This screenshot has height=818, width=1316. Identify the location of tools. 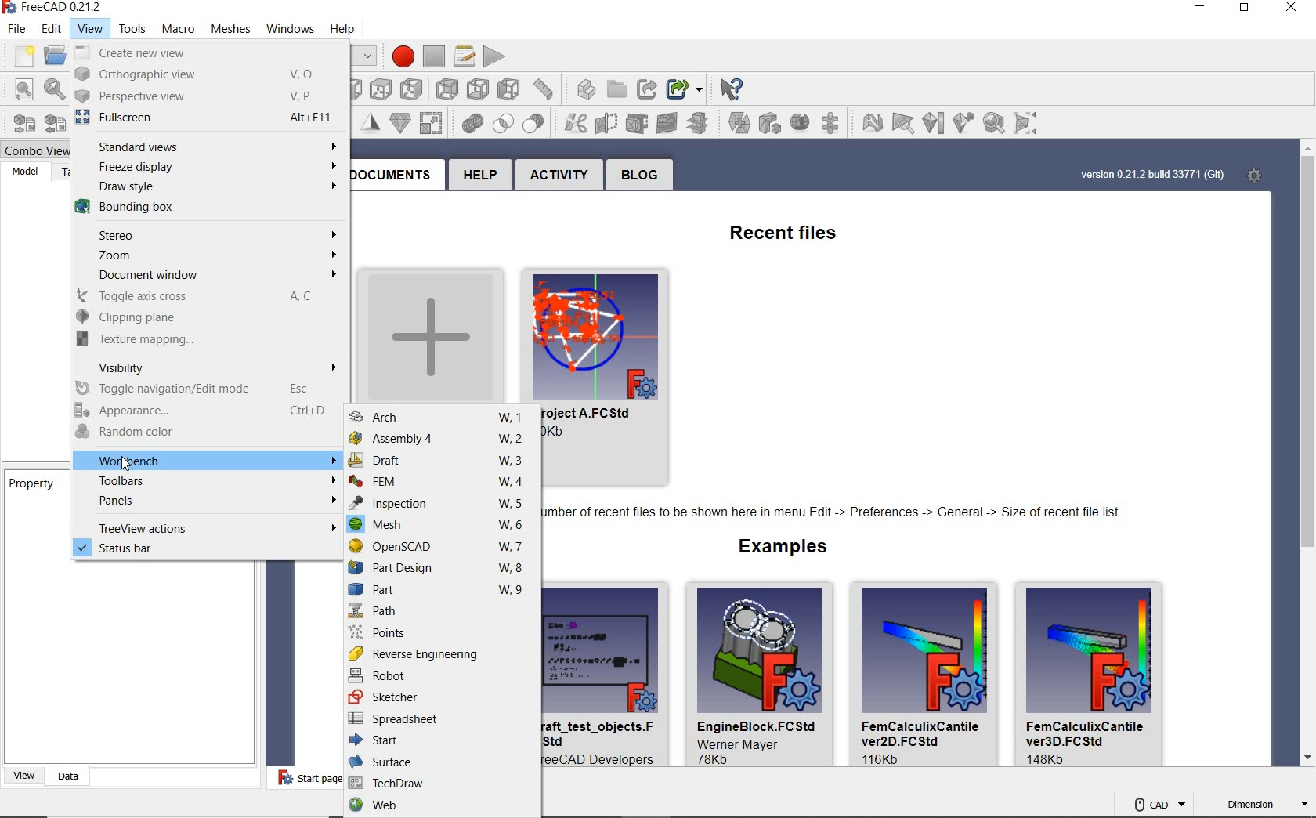
(132, 27).